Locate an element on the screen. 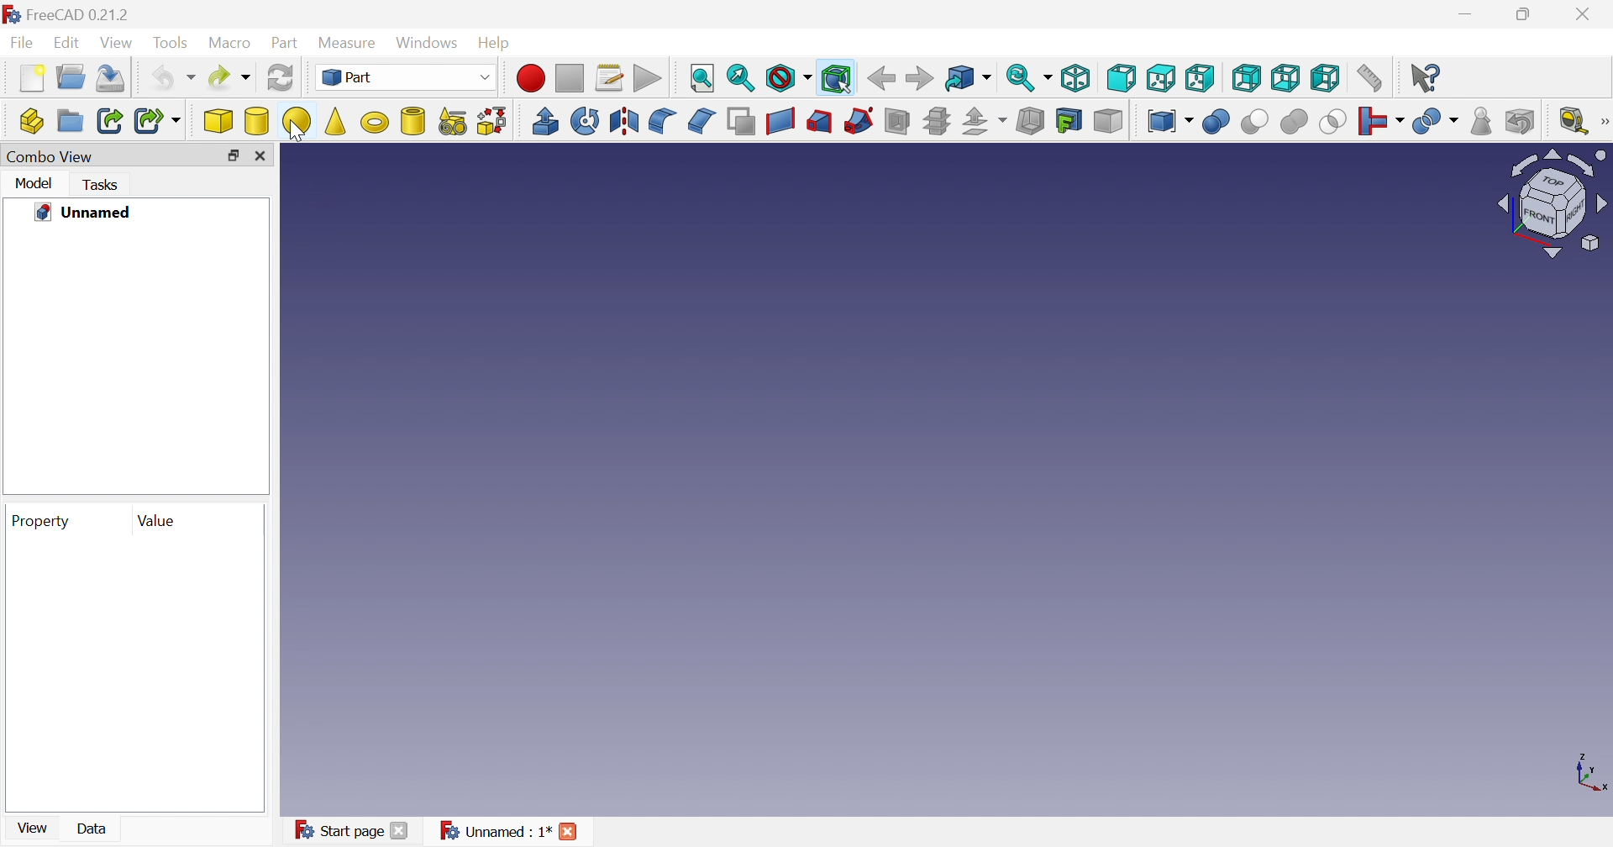  Boolean is located at coordinates (1215, 121).